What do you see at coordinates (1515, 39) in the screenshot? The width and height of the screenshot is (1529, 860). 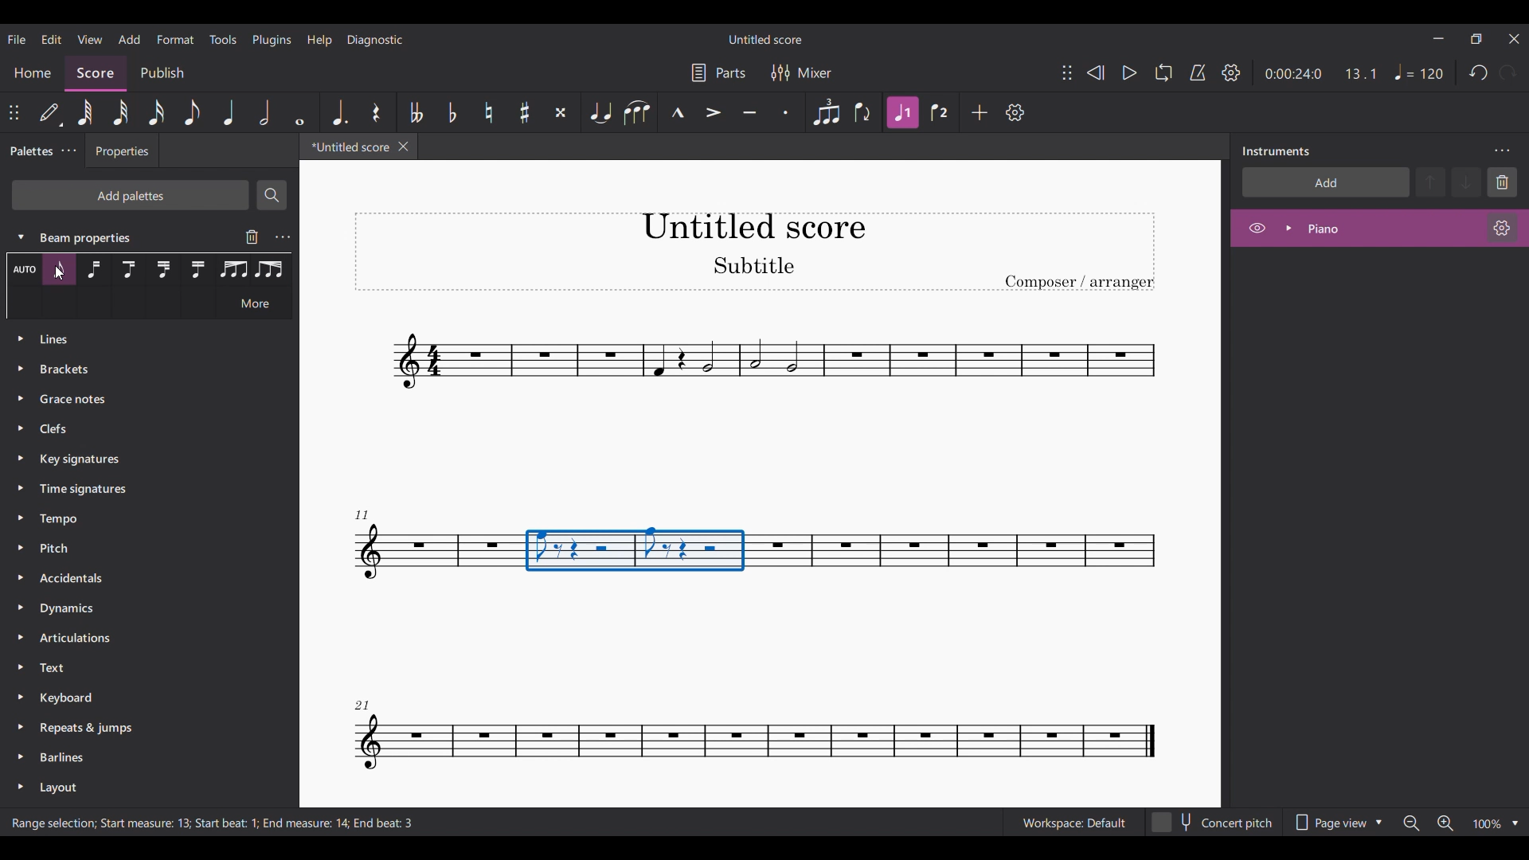 I see `Close interface` at bounding box center [1515, 39].